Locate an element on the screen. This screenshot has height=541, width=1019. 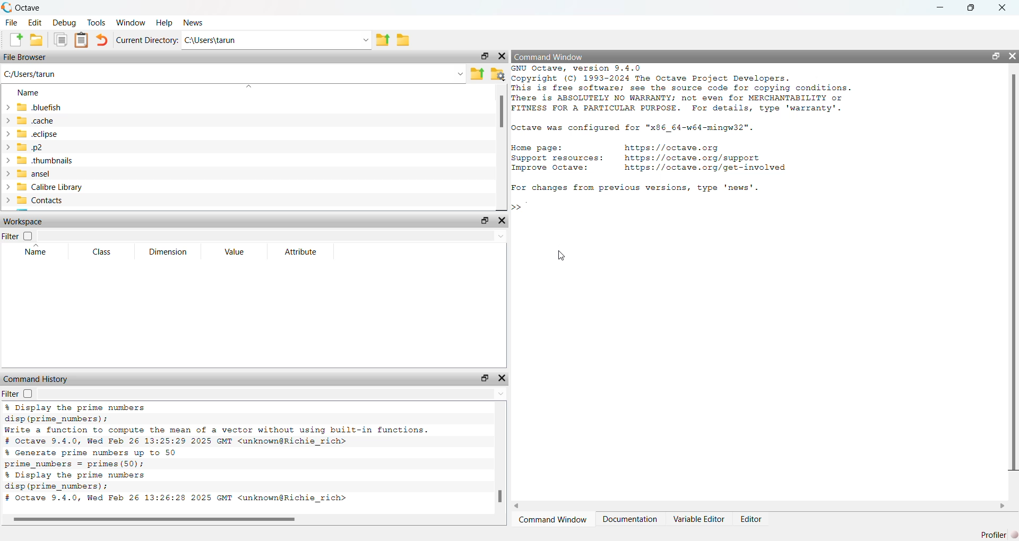
Drop-down  is located at coordinates (501, 395).